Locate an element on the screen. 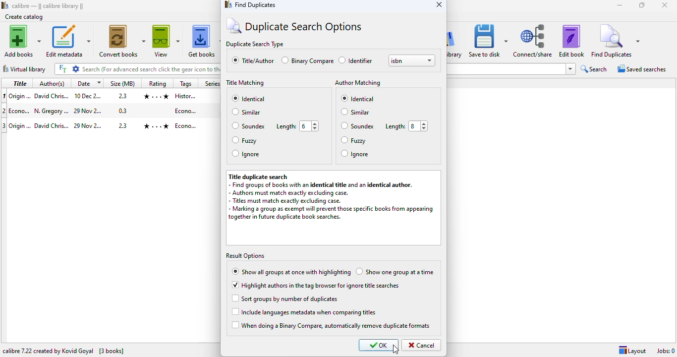  title/author is located at coordinates (253, 60).